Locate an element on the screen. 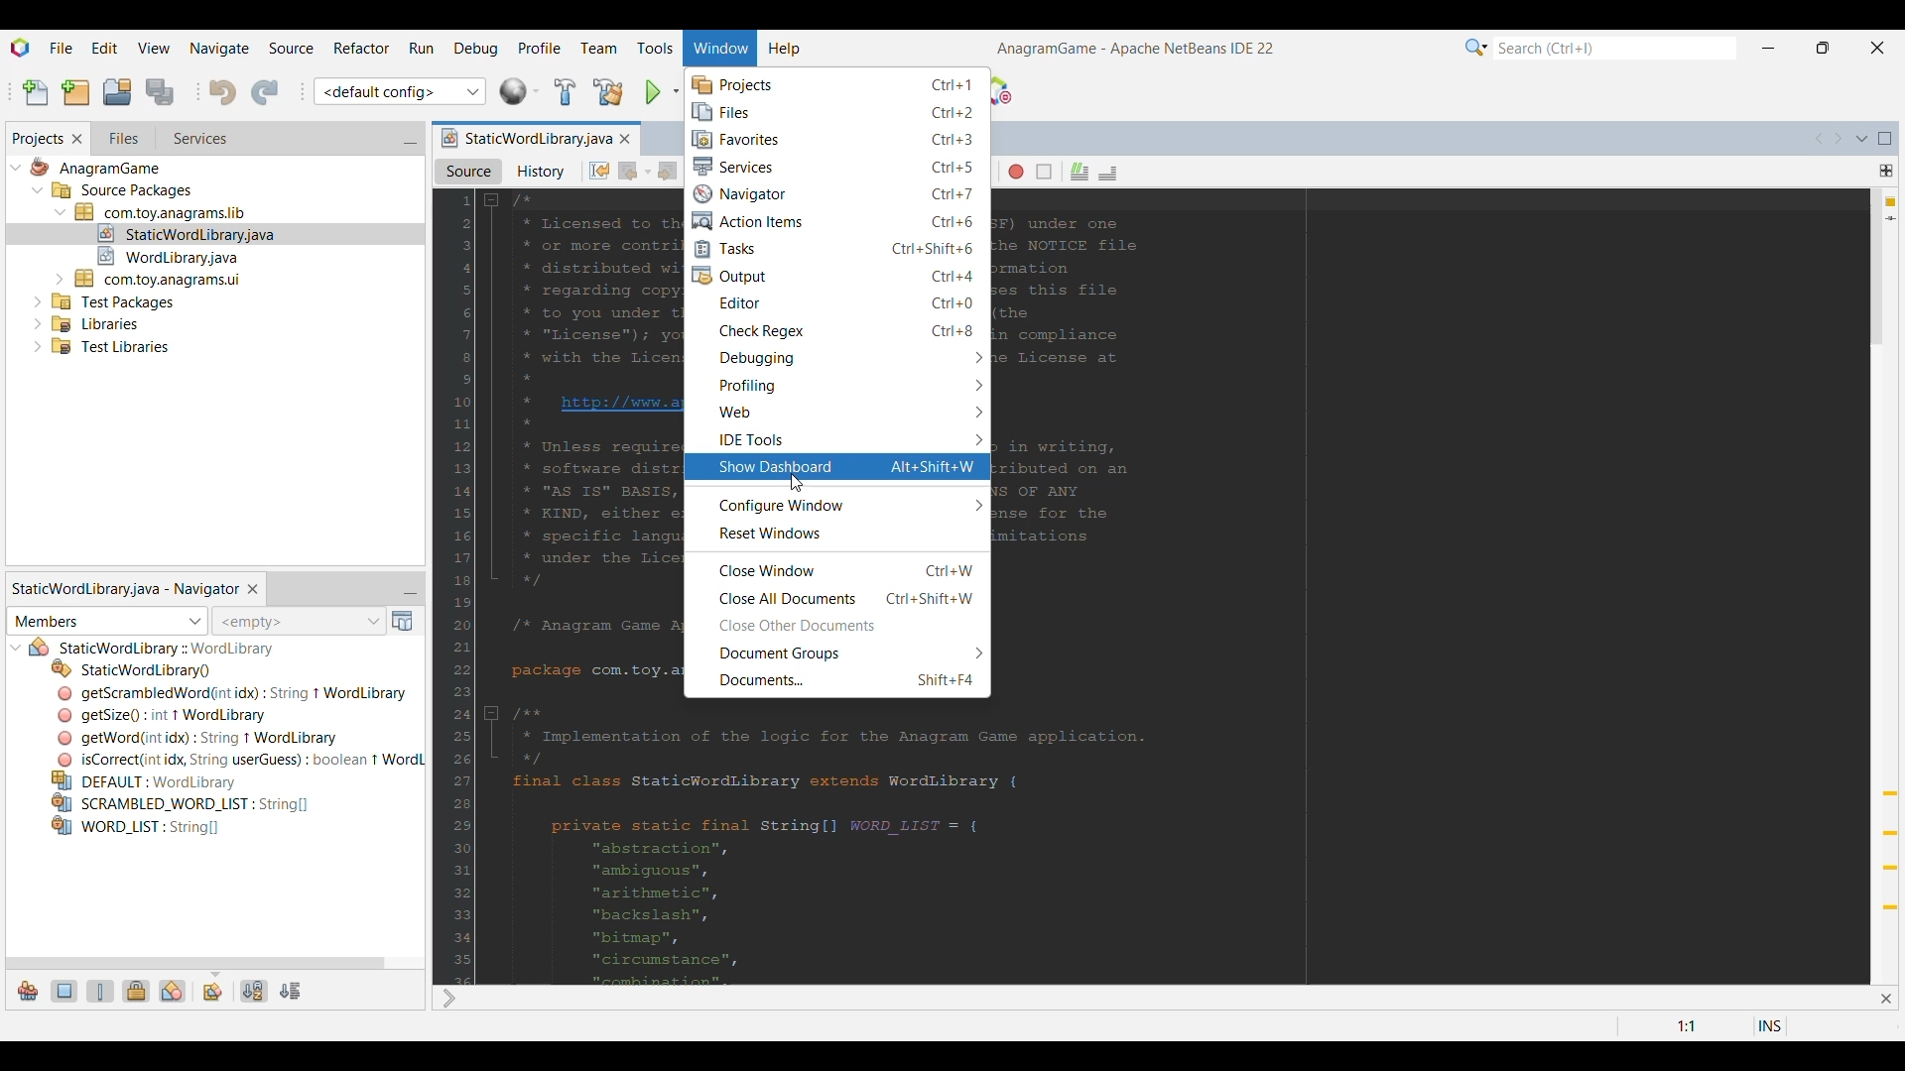 This screenshot has height=1071, width=1905. Stop macro recording is located at coordinates (1045, 172).